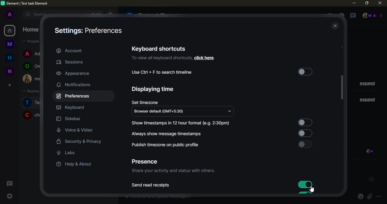 The width and height of the screenshot is (387, 204). Describe the element at coordinates (173, 171) in the screenshot. I see `info` at that location.